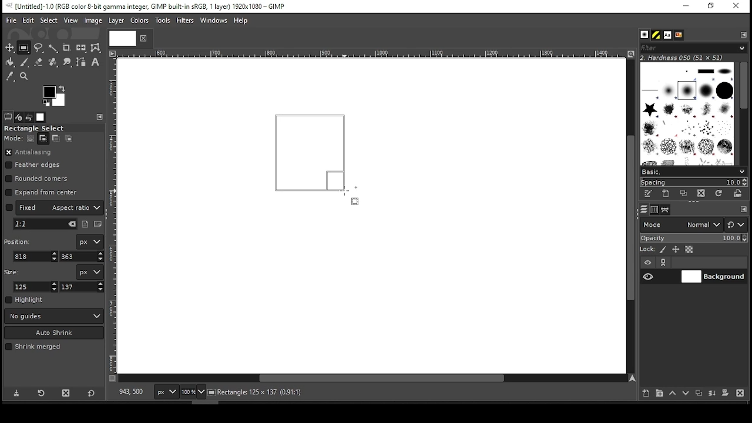 The height and width of the screenshot is (423, 752). What do you see at coordinates (90, 242) in the screenshot?
I see `unit` at bounding box center [90, 242].